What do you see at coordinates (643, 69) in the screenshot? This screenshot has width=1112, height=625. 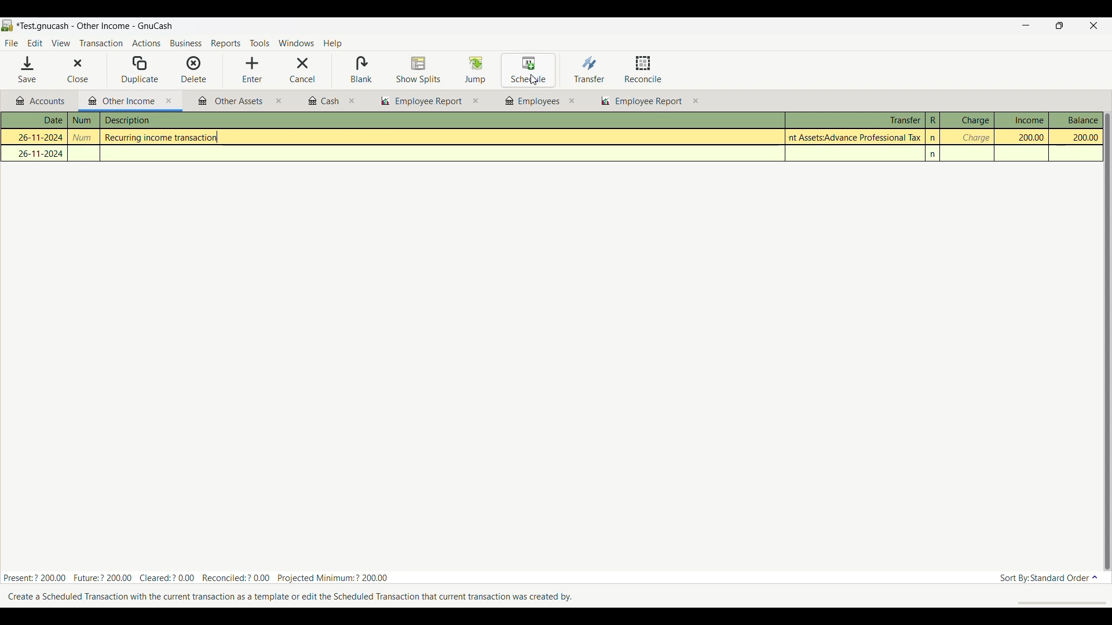 I see `Reconcile` at bounding box center [643, 69].